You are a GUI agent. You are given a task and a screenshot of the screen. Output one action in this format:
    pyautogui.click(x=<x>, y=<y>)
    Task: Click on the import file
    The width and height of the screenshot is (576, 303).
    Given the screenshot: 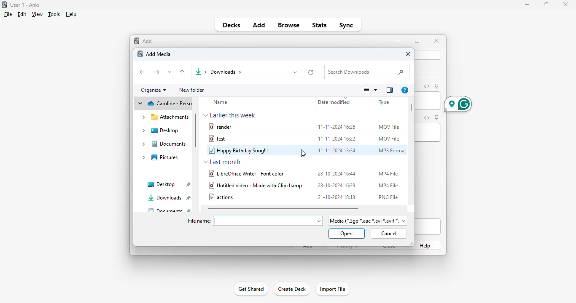 What is the action you would take?
    pyautogui.click(x=332, y=289)
    